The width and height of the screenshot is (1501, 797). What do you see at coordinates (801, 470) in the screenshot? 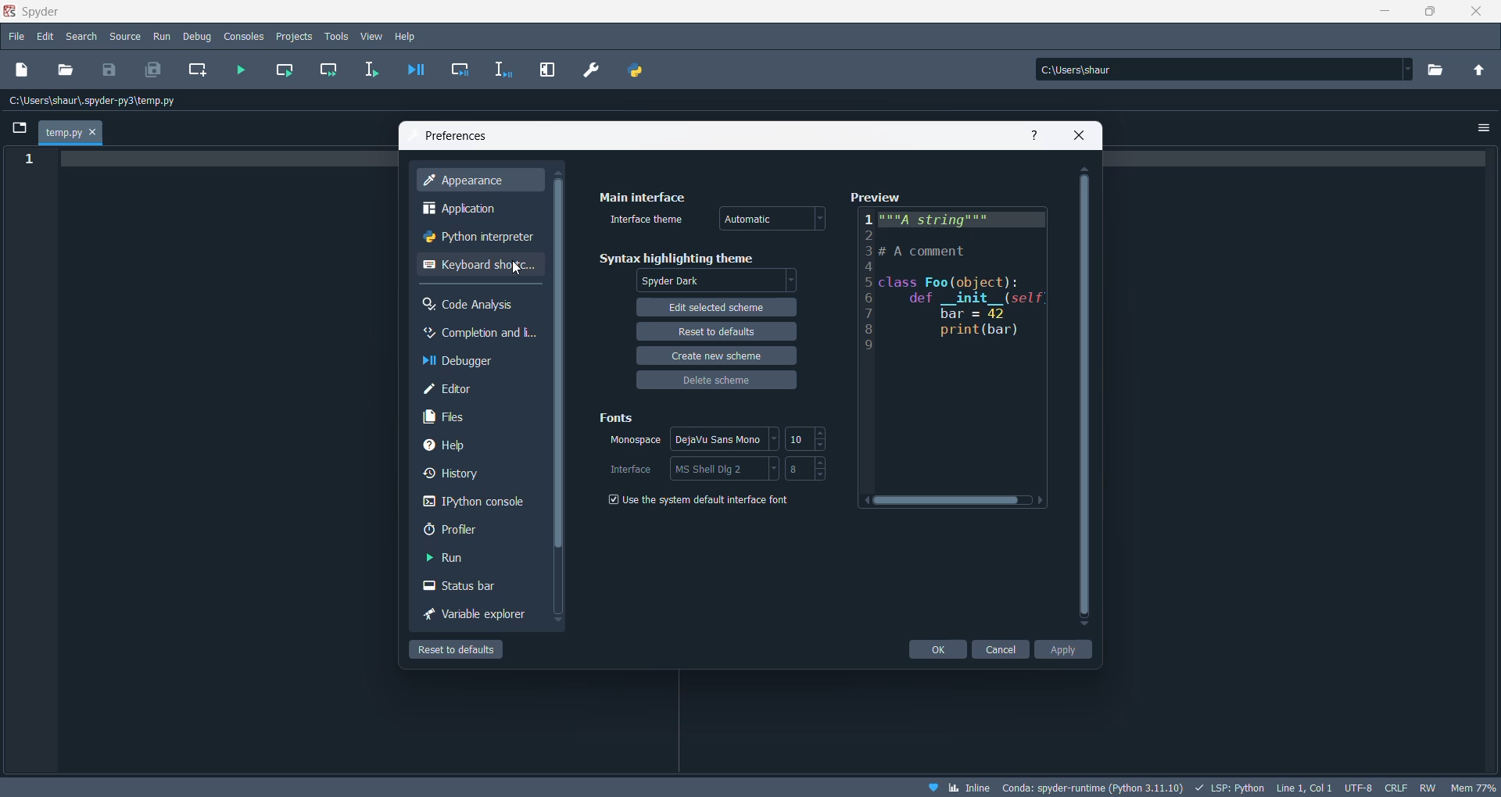
I see `fonts size` at bounding box center [801, 470].